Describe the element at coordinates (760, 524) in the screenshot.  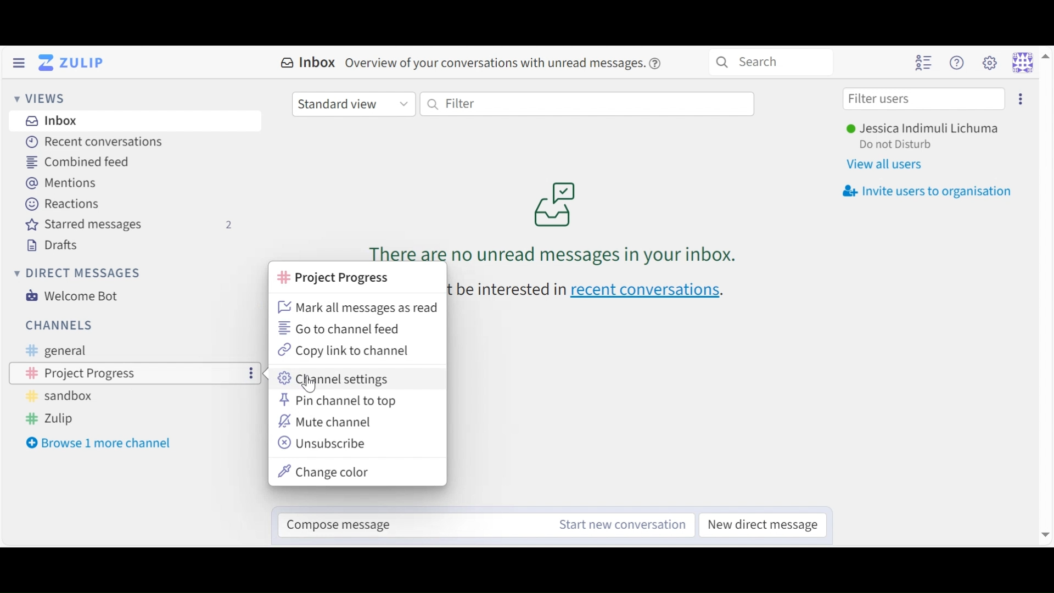
I see `New direct message` at that location.